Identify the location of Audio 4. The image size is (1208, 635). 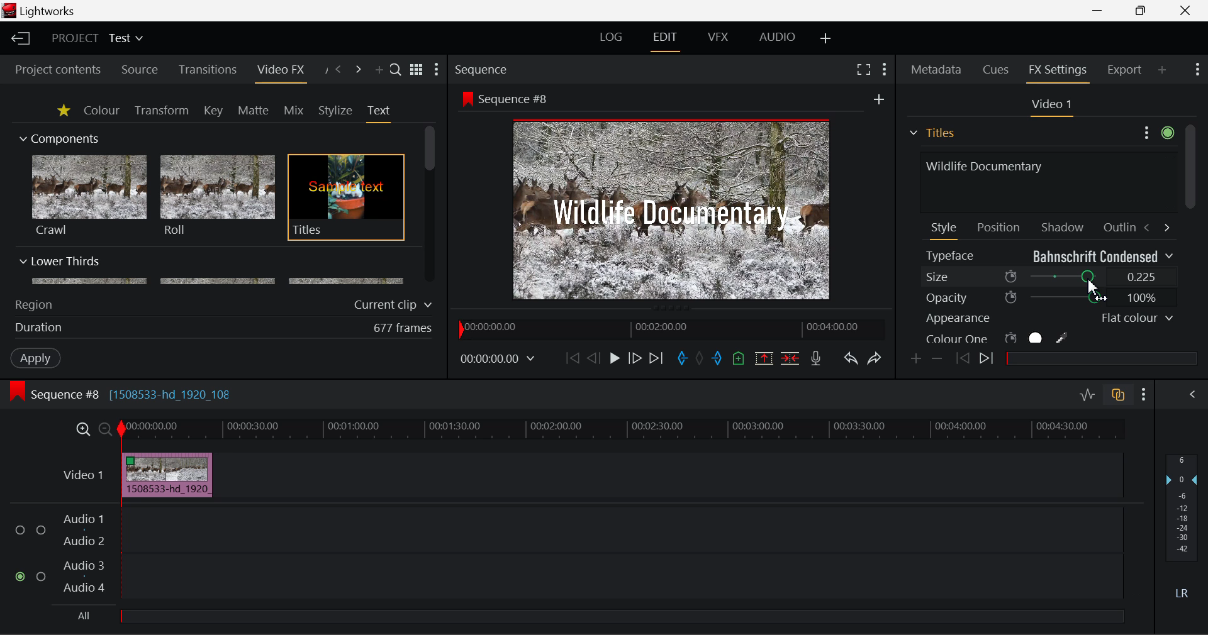
(84, 587).